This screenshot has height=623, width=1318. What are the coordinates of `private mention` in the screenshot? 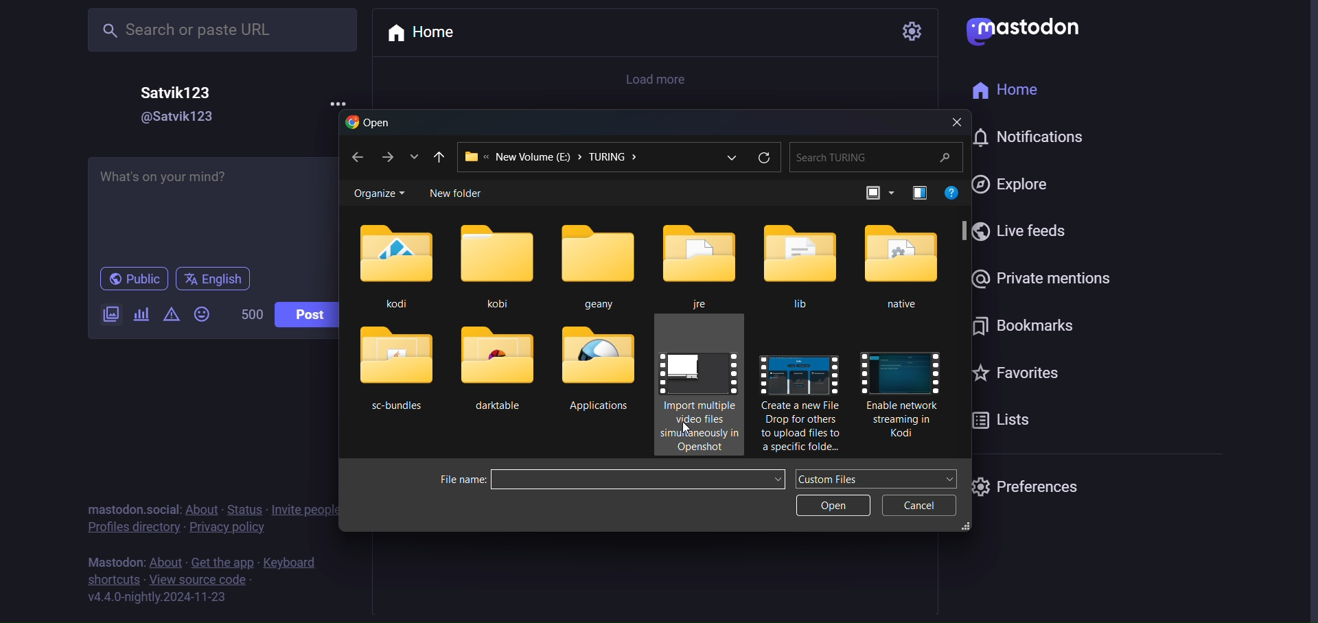 It's located at (1037, 277).